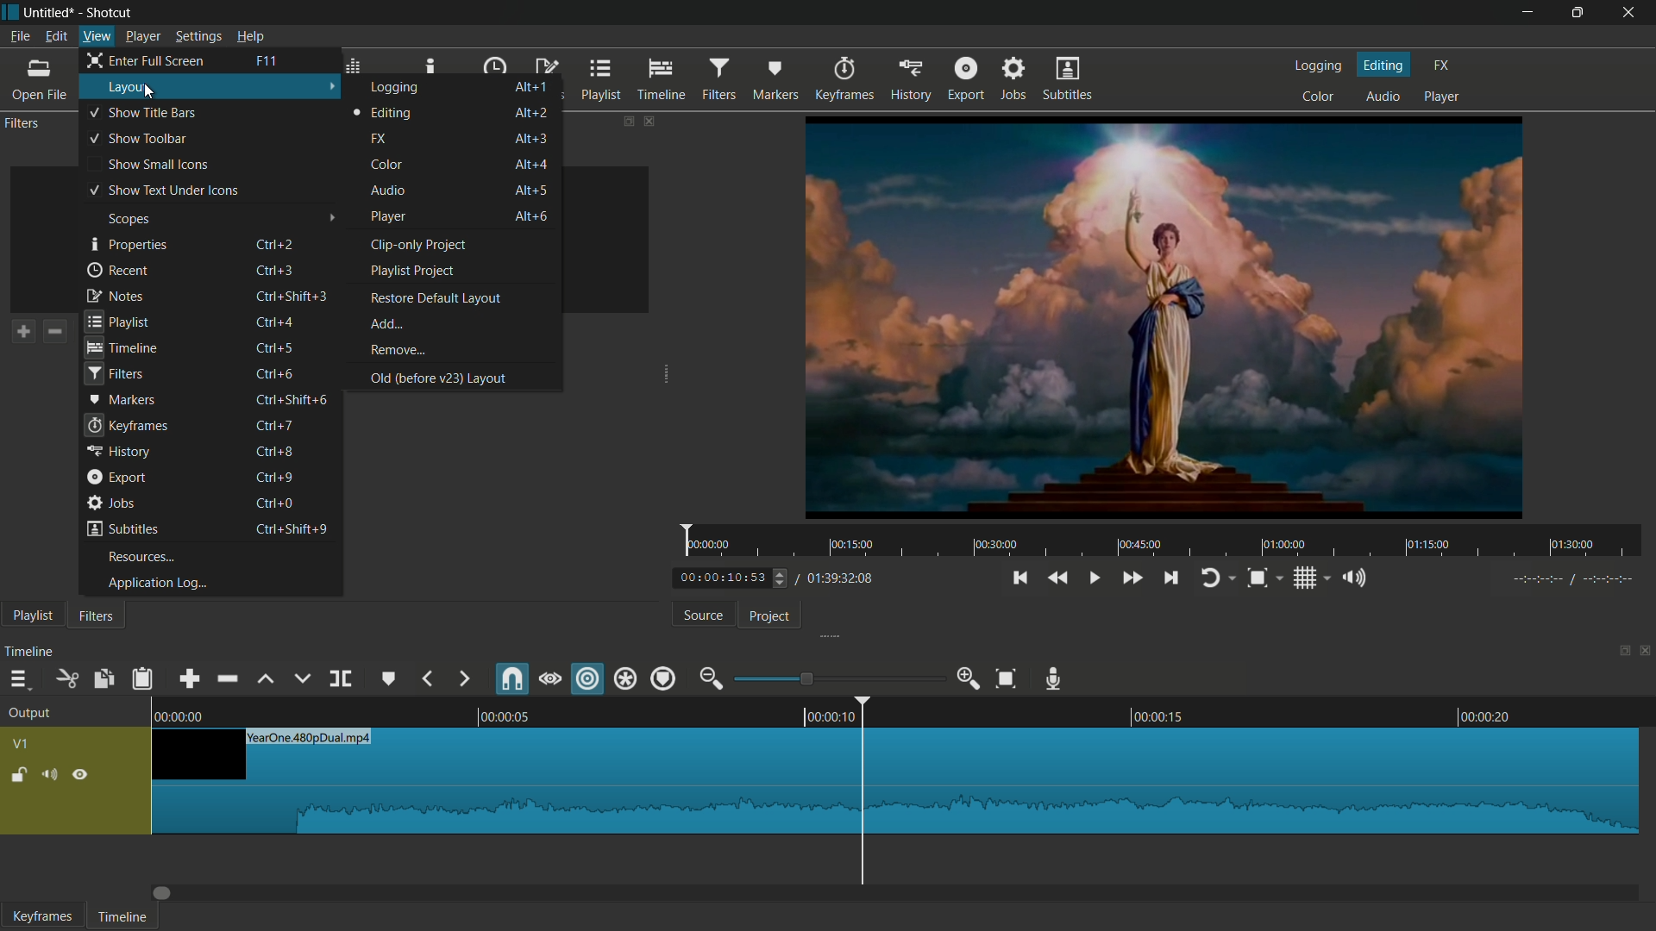  Describe the element at coordinates (28, 615) in the screenshot. I see `playlist` at that location.